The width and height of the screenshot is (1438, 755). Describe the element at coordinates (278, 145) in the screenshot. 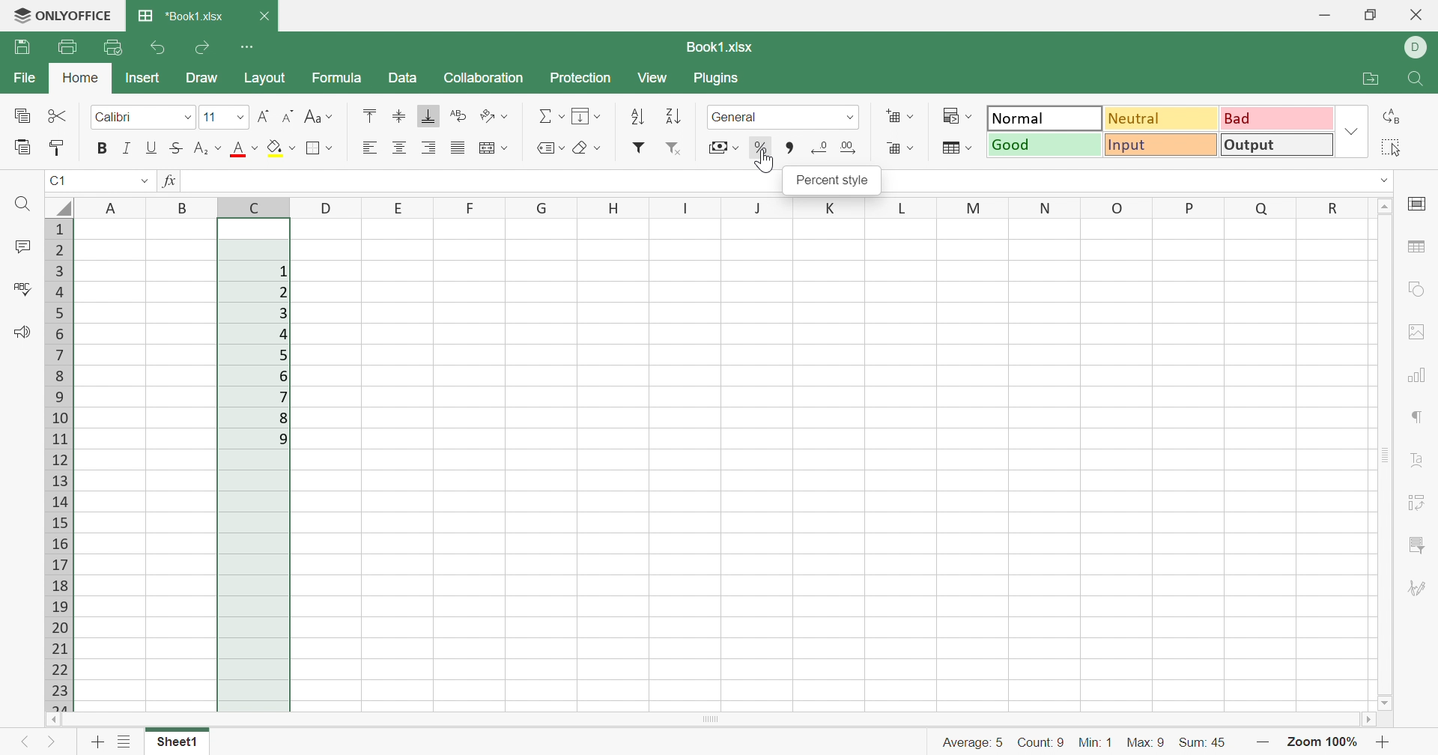

I see `Fill color` at that location.